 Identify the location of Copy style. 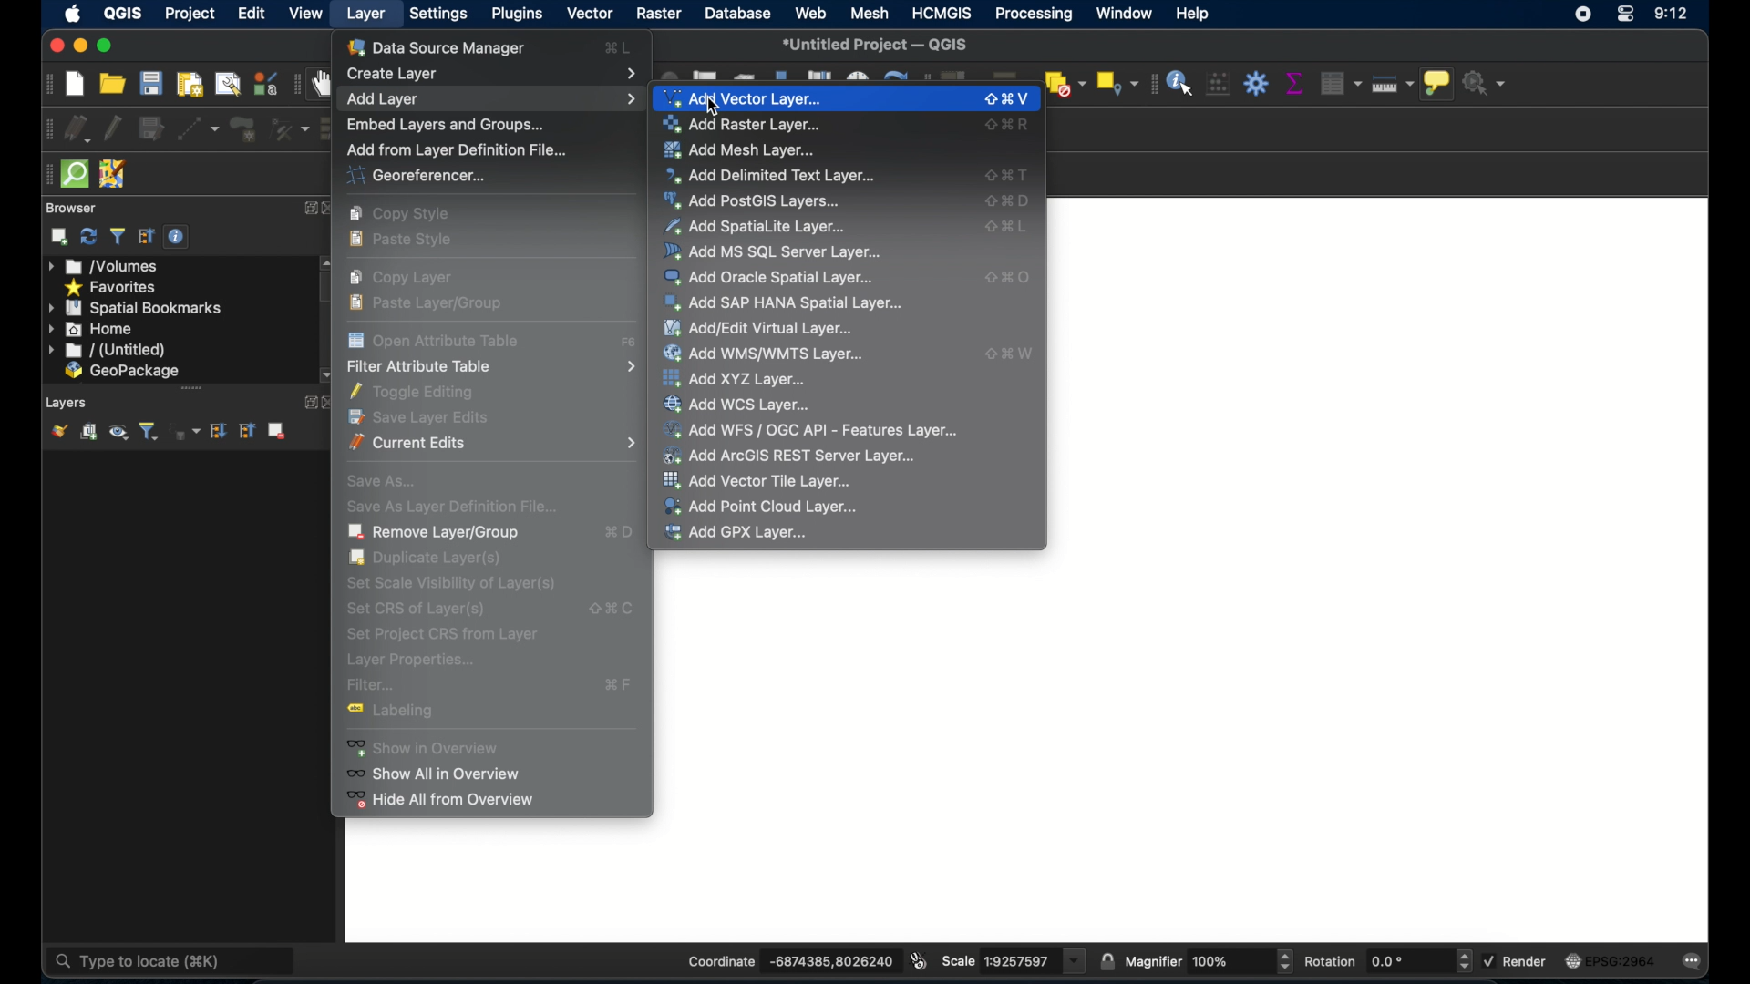
(411, 214).